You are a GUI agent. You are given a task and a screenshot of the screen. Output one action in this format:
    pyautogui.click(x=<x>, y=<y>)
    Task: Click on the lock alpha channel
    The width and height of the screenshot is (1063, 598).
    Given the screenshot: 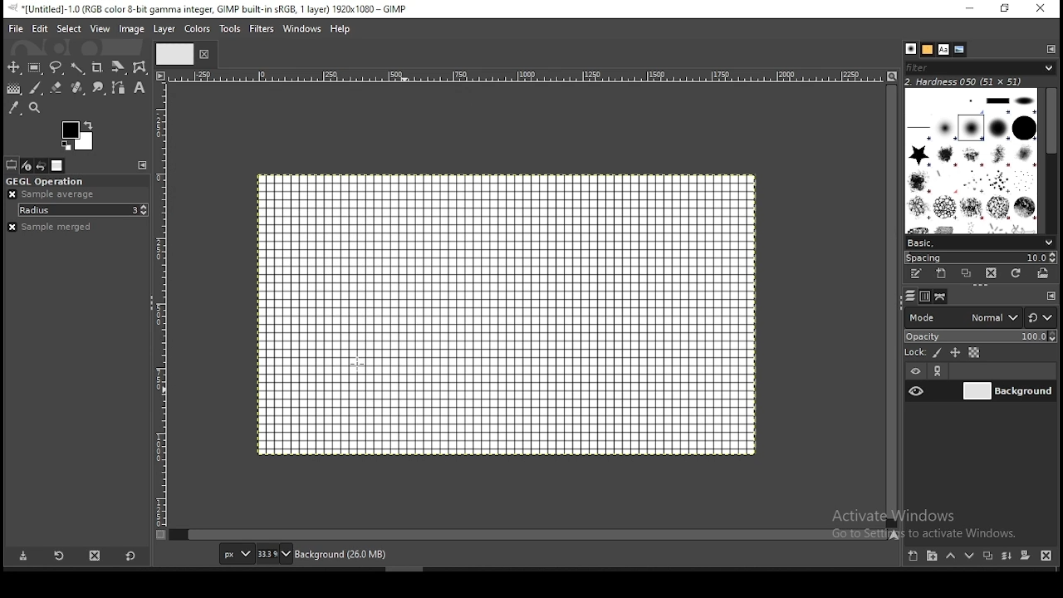 What is the action you would take?
    pyautogui.click(x=975, y=352)
    